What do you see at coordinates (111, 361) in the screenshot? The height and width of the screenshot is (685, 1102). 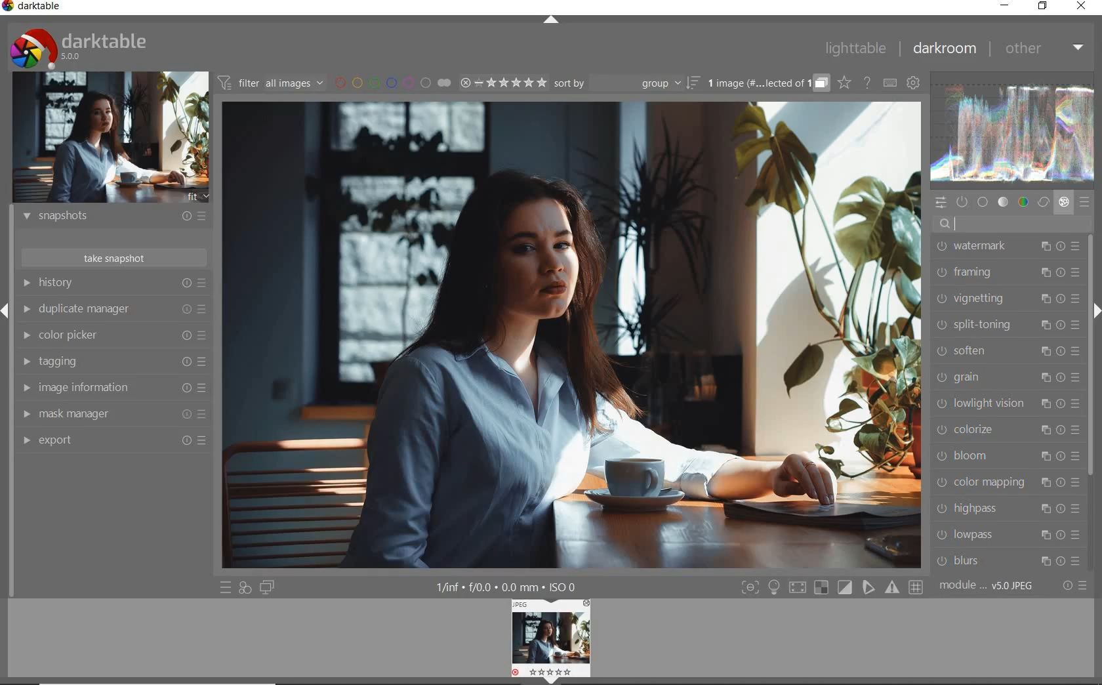 I see `tagging` at bounding box center [111, 361].